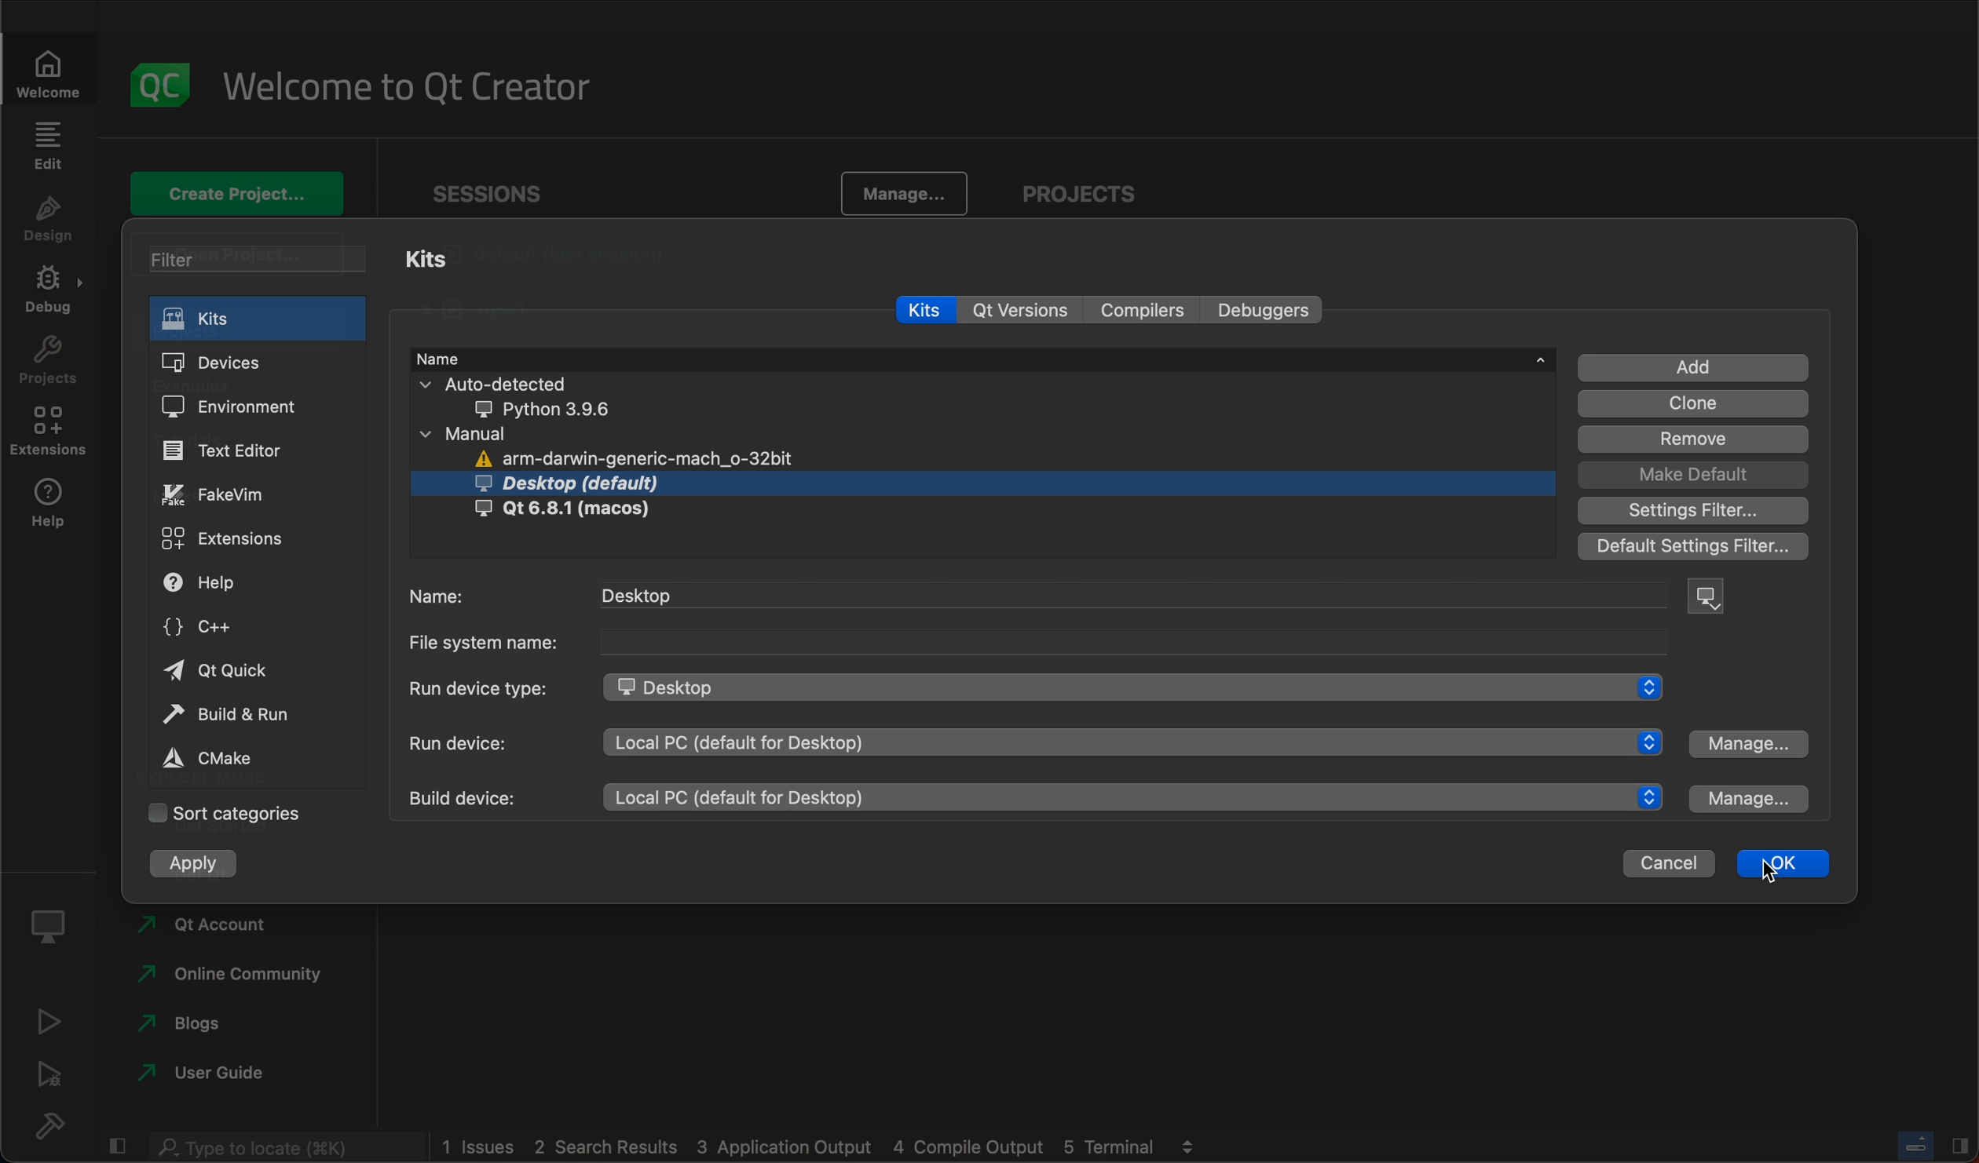 This screenshot has width=1979, height=1163. What do you see at coordinates (1660, 867) in the screenshot?
I see `cancel` at bounding box center [1660, 867].